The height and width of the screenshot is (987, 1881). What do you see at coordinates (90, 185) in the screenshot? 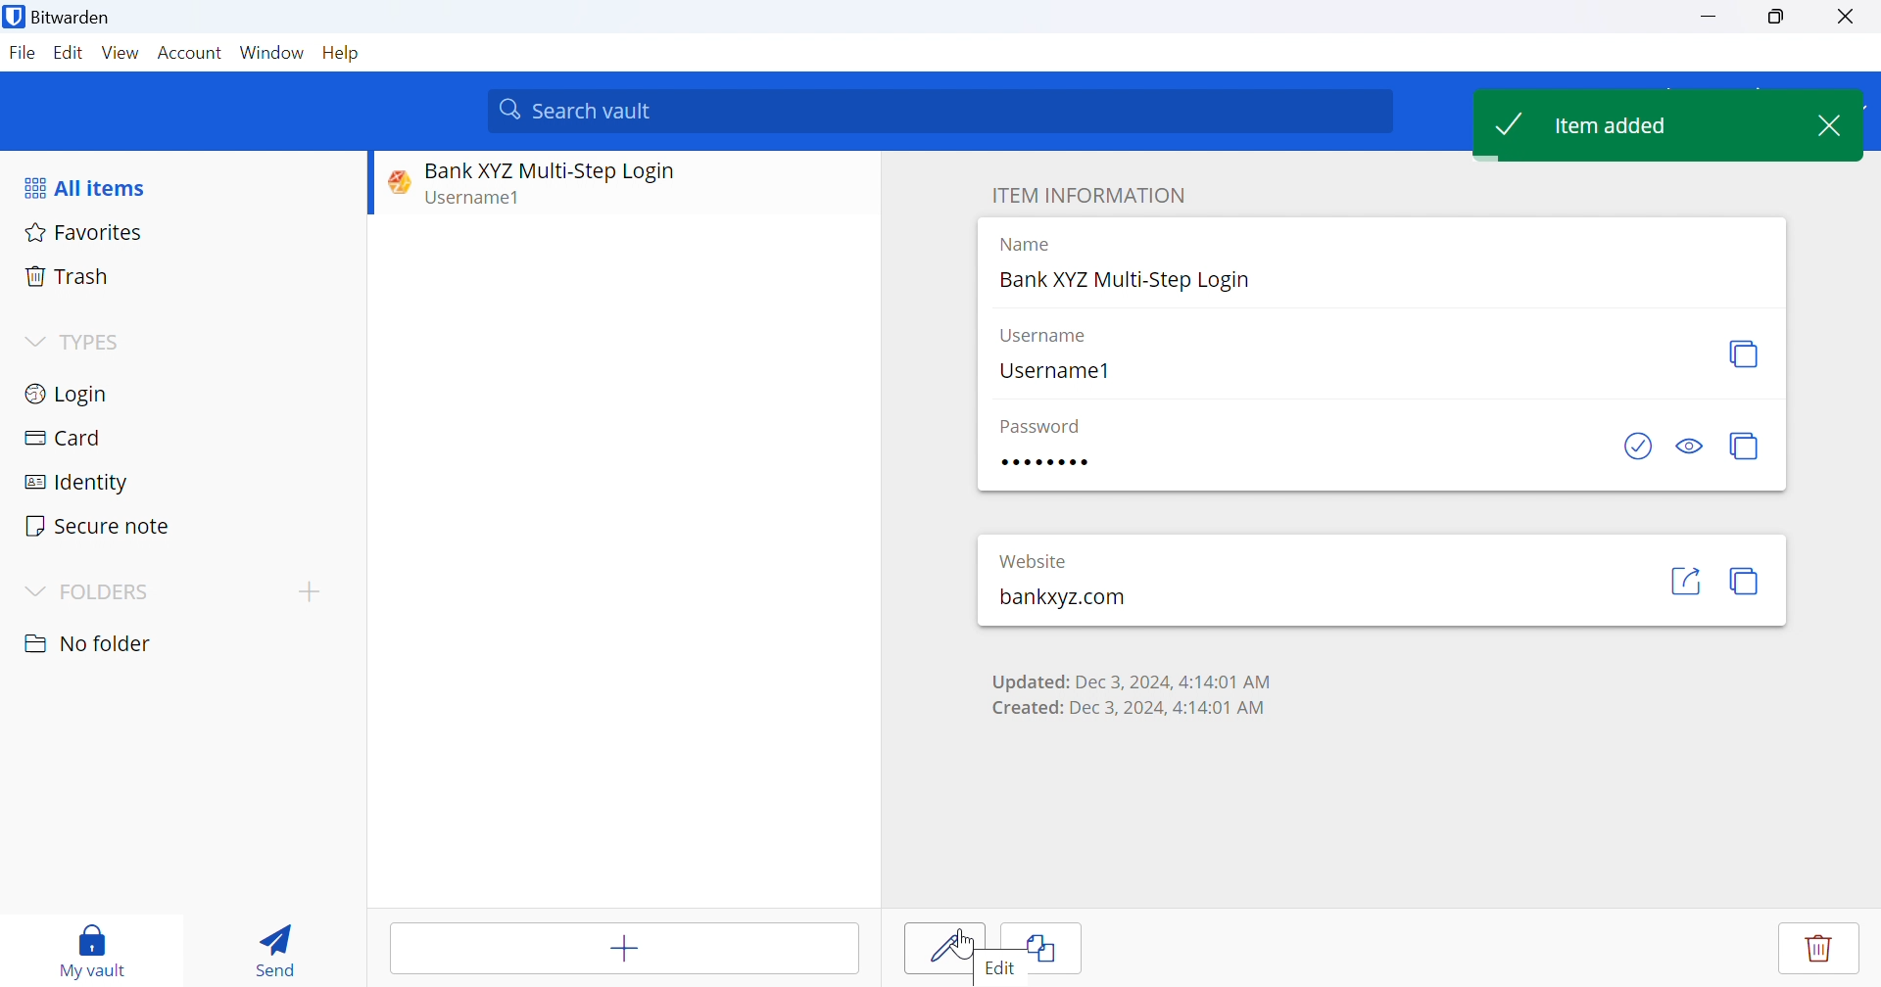
I see `All items` at bounding box center [90, 185].